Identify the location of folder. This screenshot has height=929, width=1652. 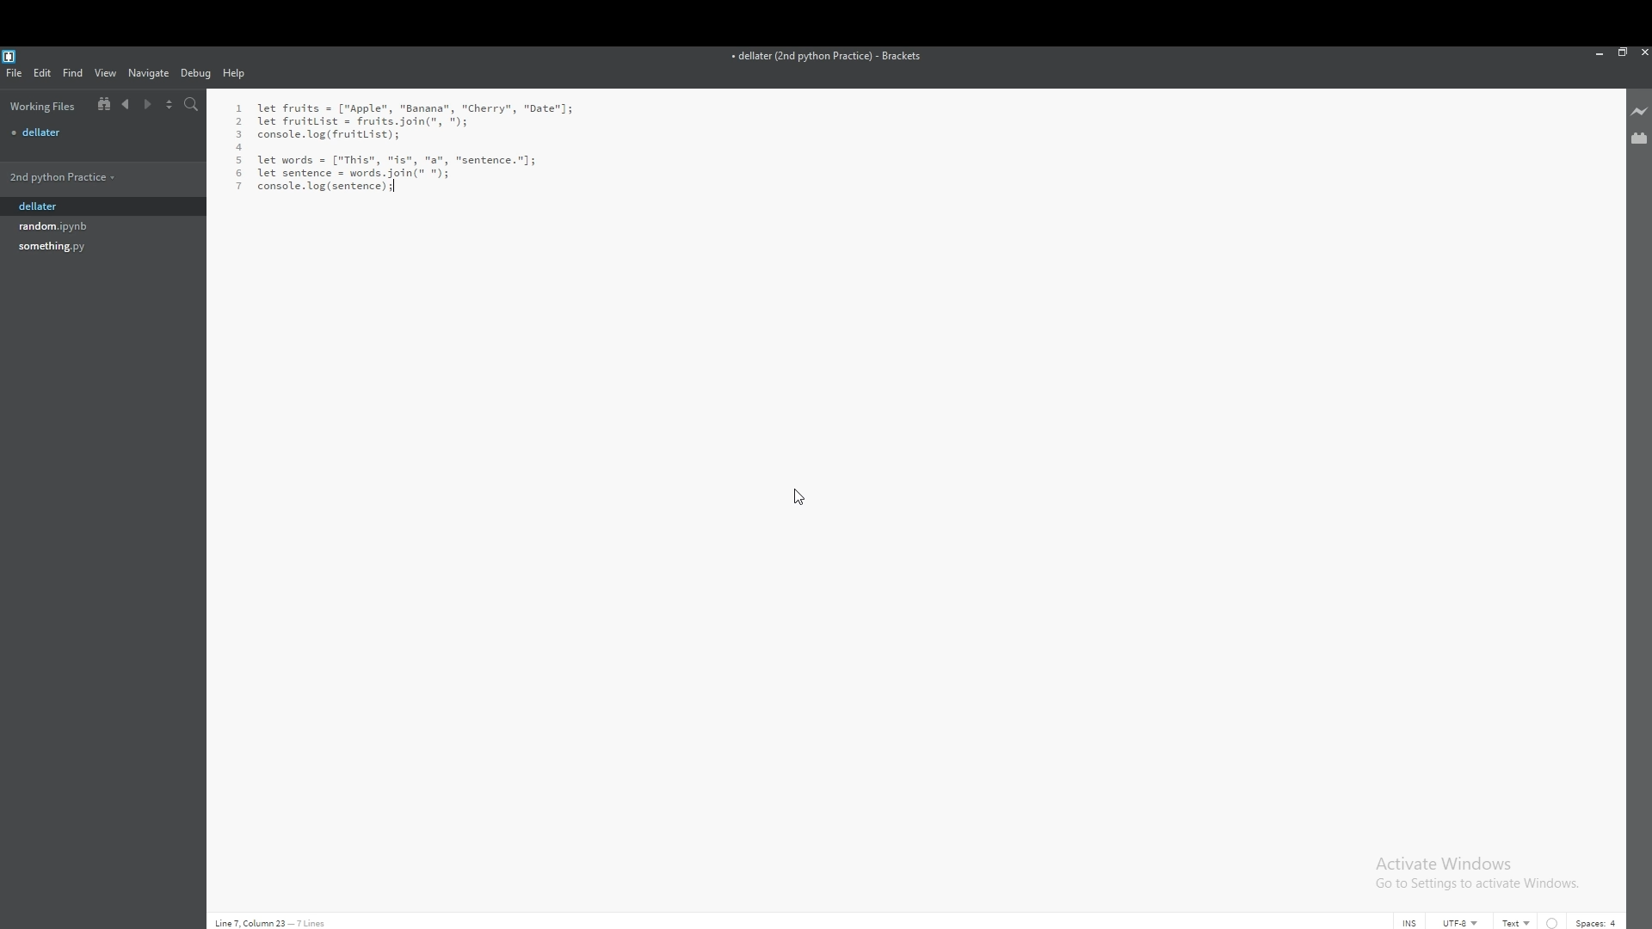
(78, 176).